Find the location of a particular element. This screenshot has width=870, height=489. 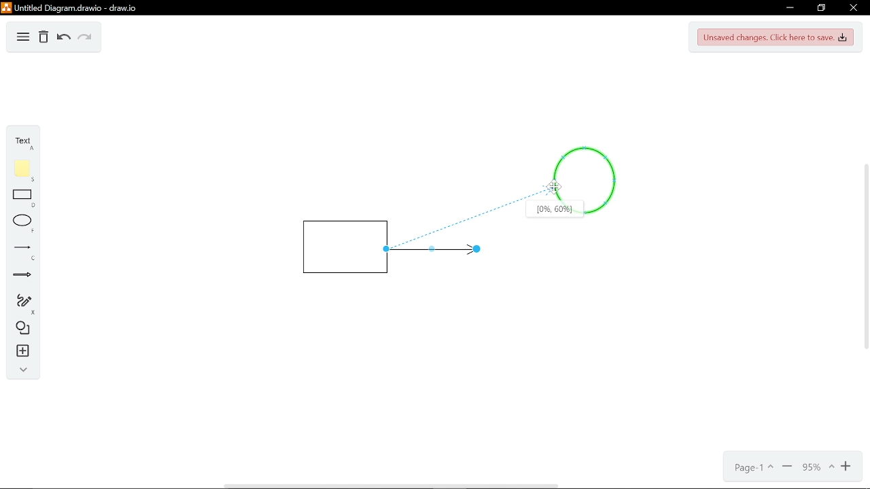

Delete is located at coordinates (43, 38).